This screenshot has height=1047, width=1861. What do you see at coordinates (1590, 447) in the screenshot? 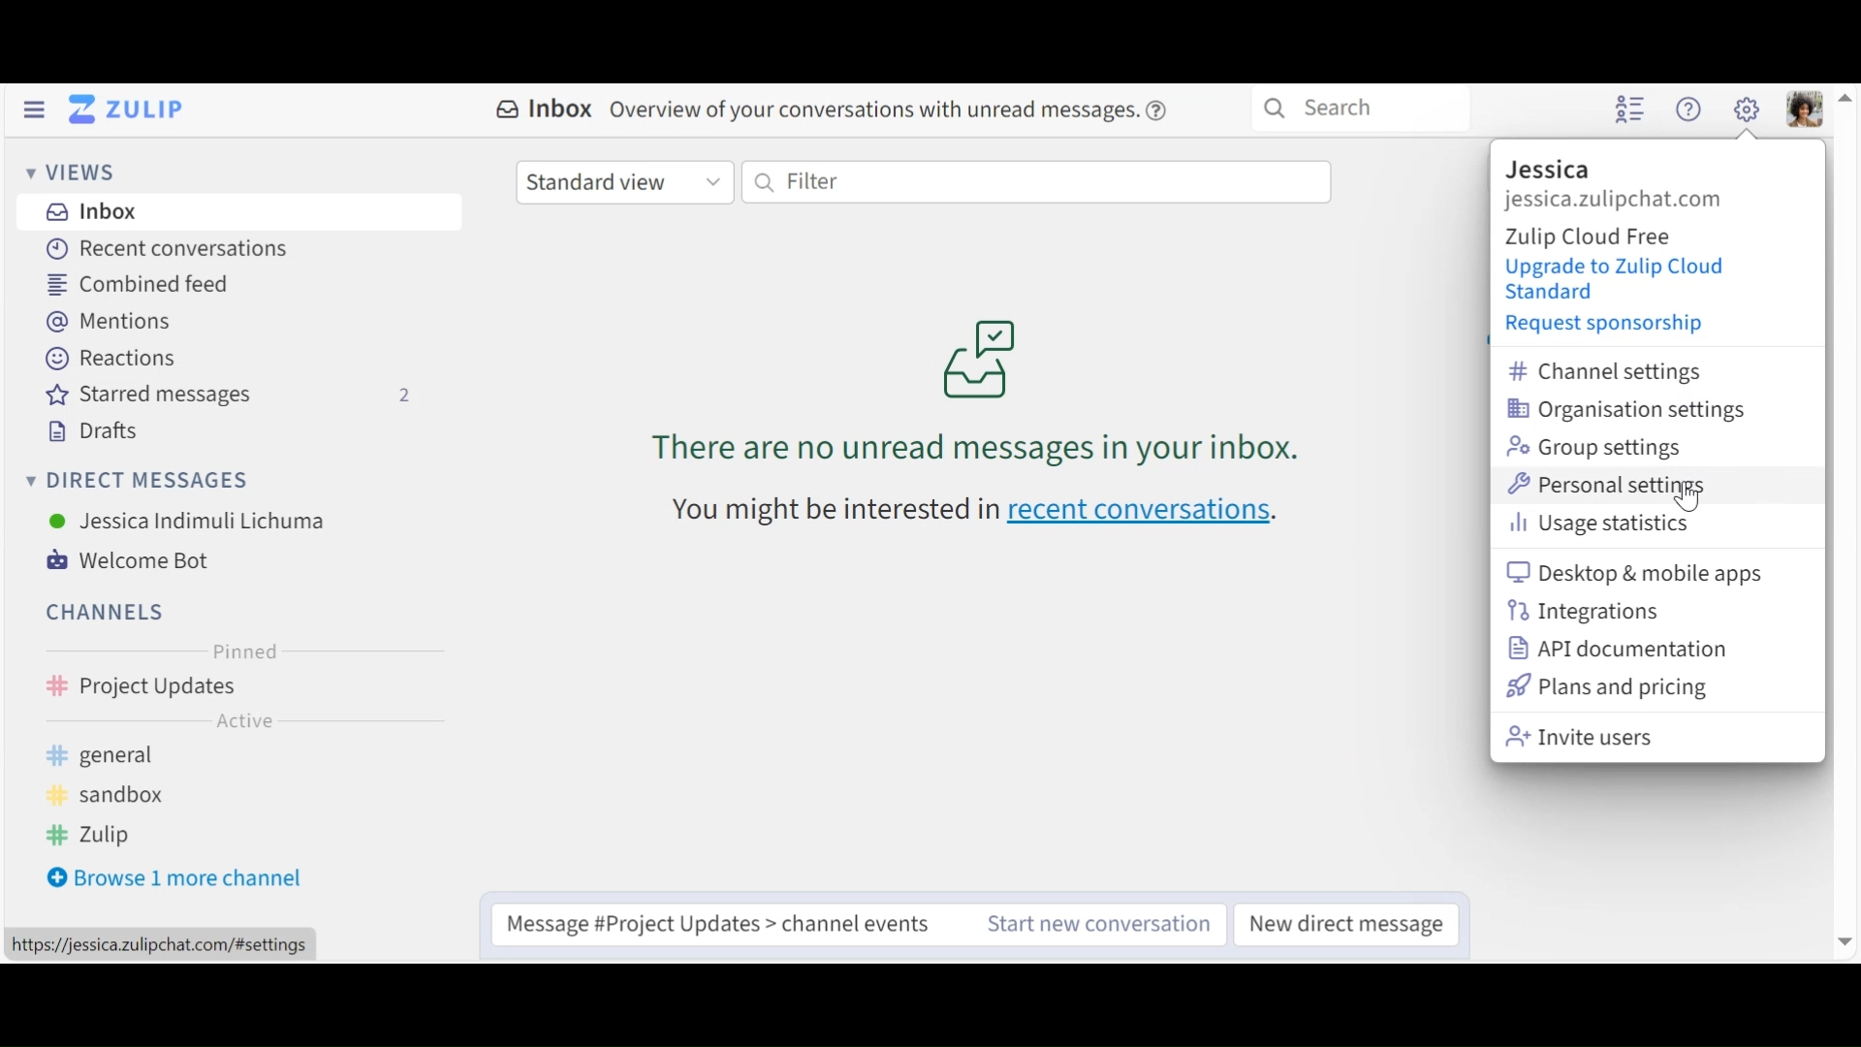
I see `Group Settings` at bounding box center [1590, 447].